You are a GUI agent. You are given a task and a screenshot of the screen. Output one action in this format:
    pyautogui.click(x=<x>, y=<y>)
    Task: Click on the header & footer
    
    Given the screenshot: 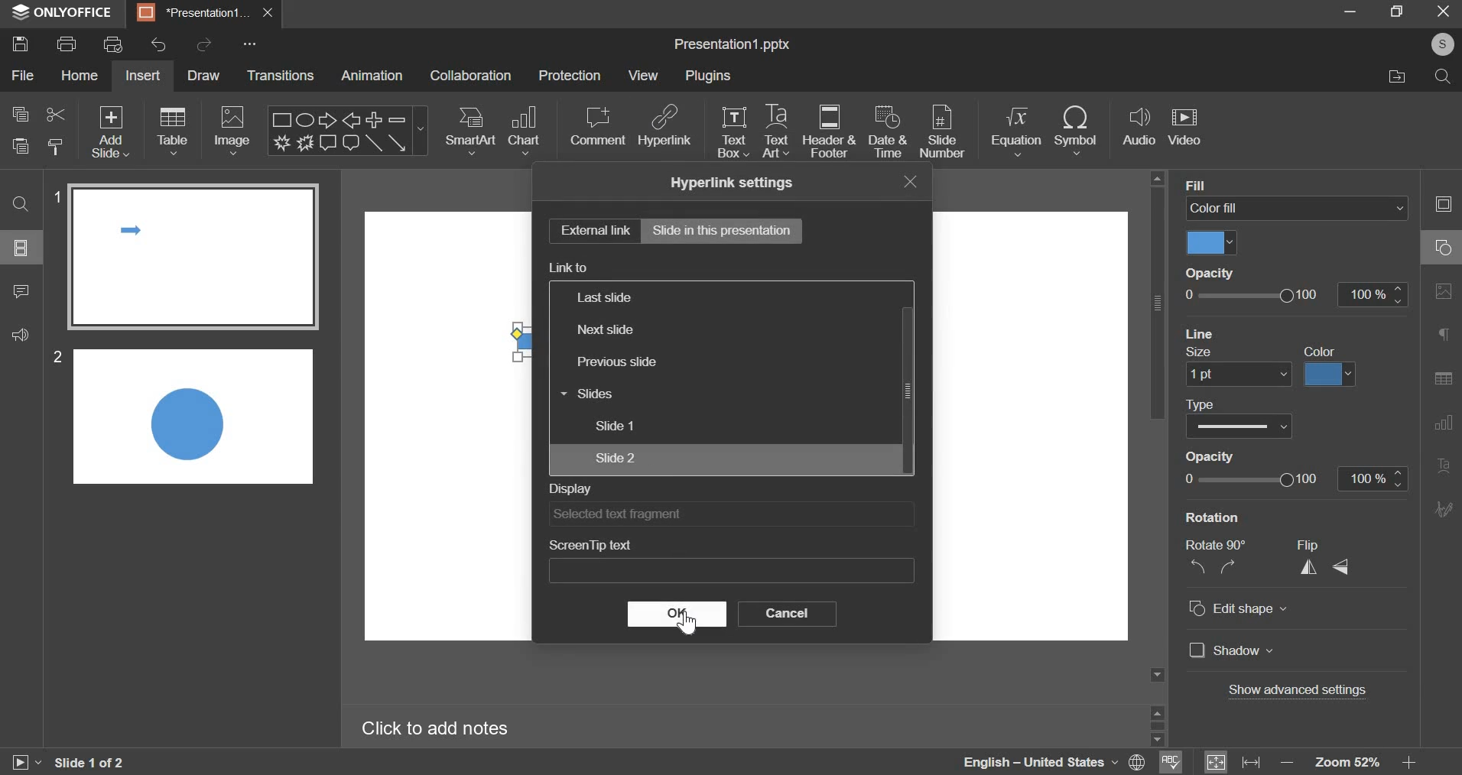 What is the action you would take?
    pyautogui.click(x=829, y=130)
    